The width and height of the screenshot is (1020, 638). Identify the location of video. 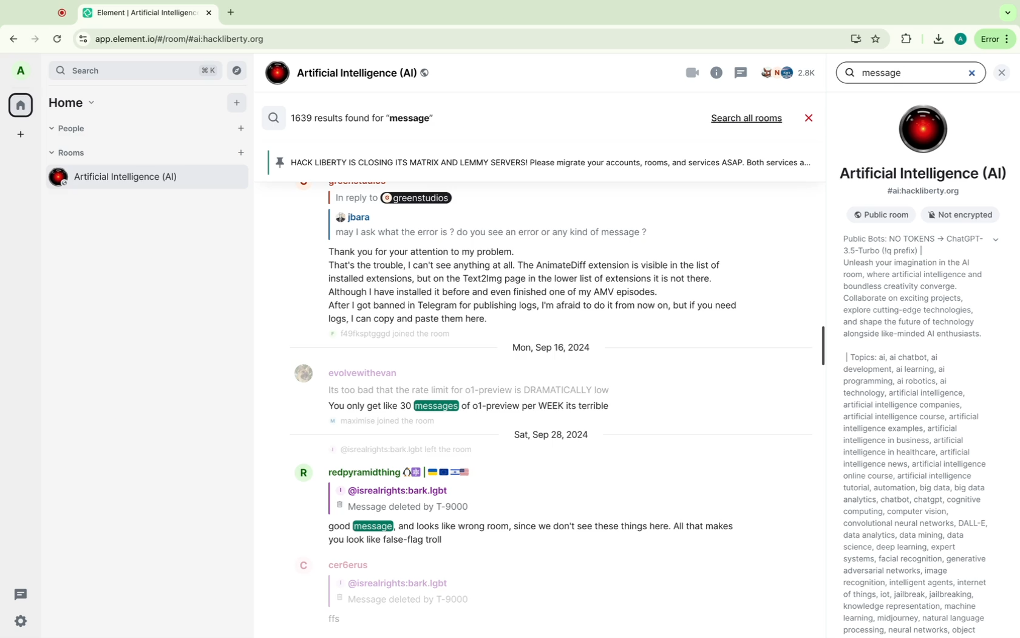
(693, 73).